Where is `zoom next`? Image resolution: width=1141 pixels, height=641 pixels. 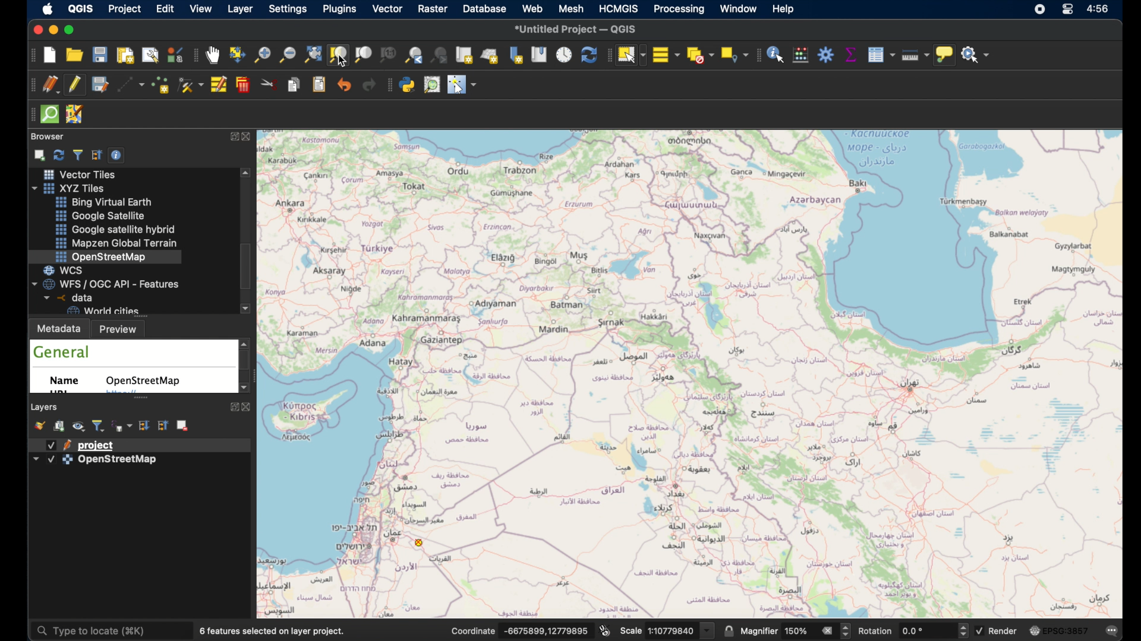
zoom next is located at coordinates (440, 56).